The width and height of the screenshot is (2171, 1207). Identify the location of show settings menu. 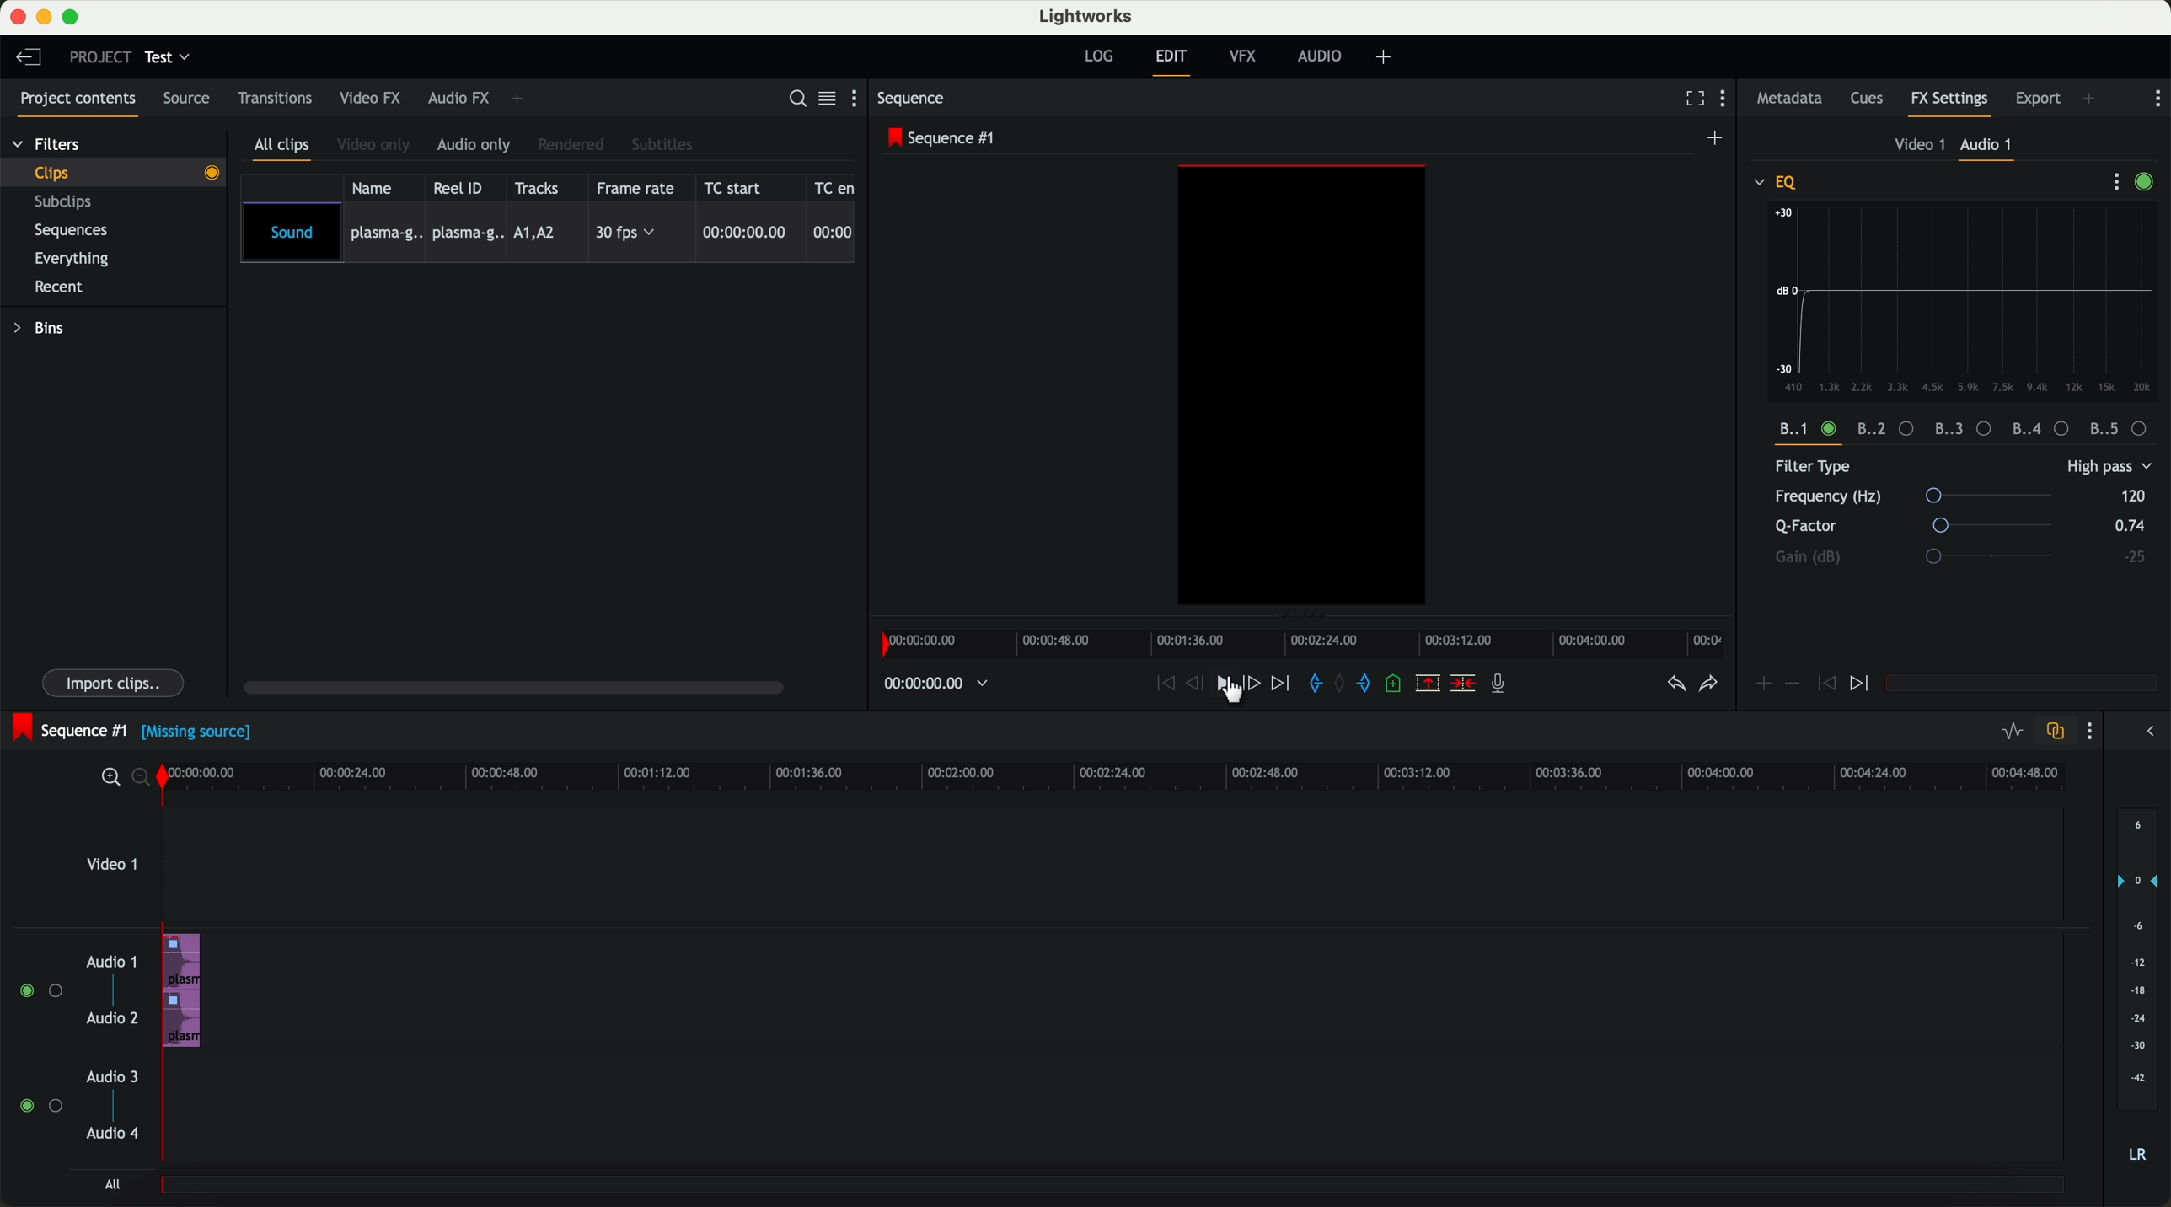
(2093, 733).